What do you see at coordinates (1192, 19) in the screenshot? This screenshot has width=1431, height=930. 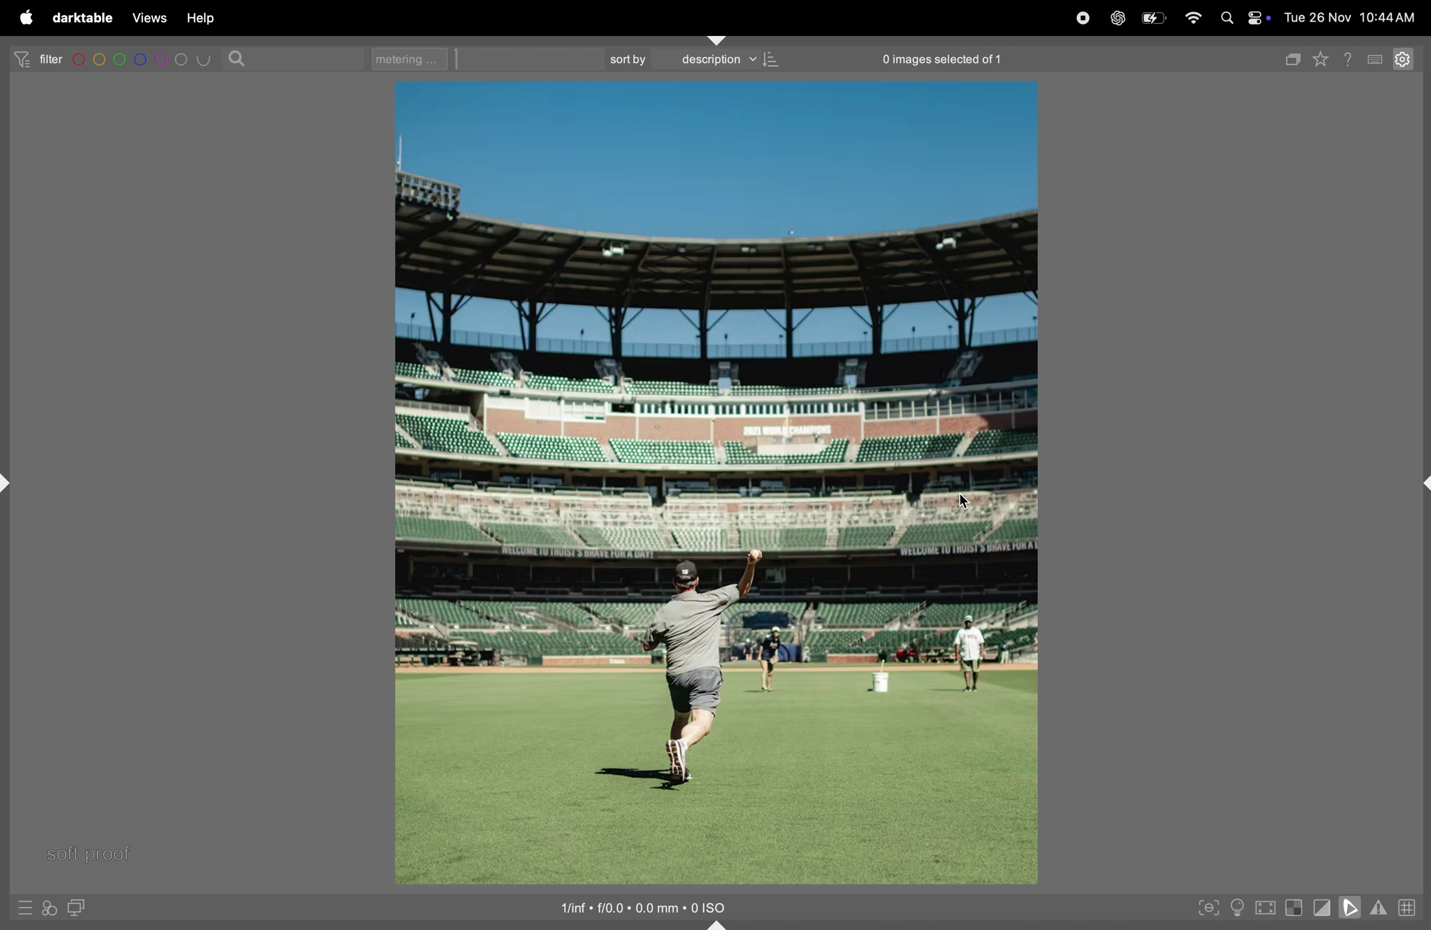 I see `wifi` at bounding box center [1192, 19].